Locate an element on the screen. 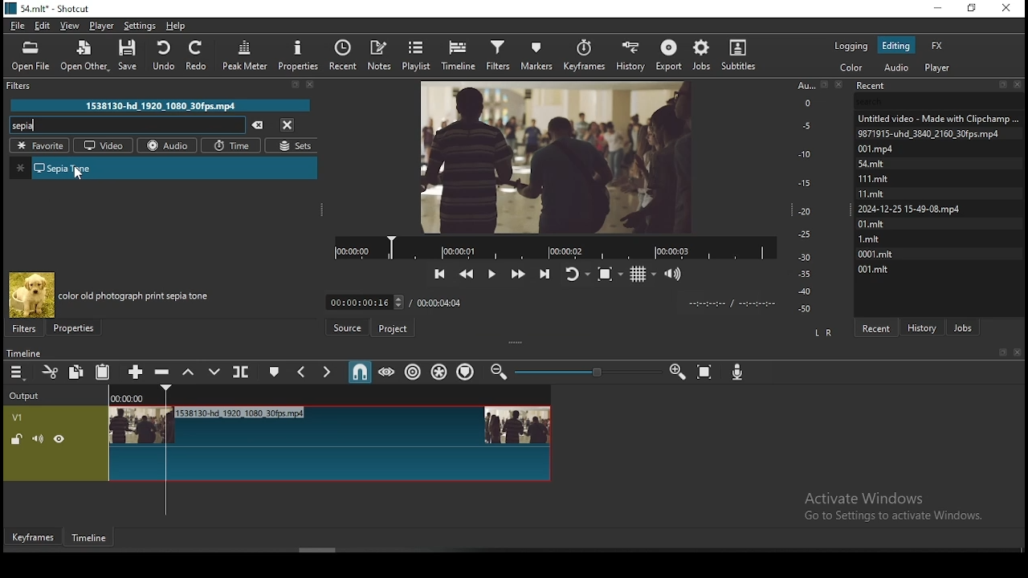  favorites is located at coordinates (39, 146).